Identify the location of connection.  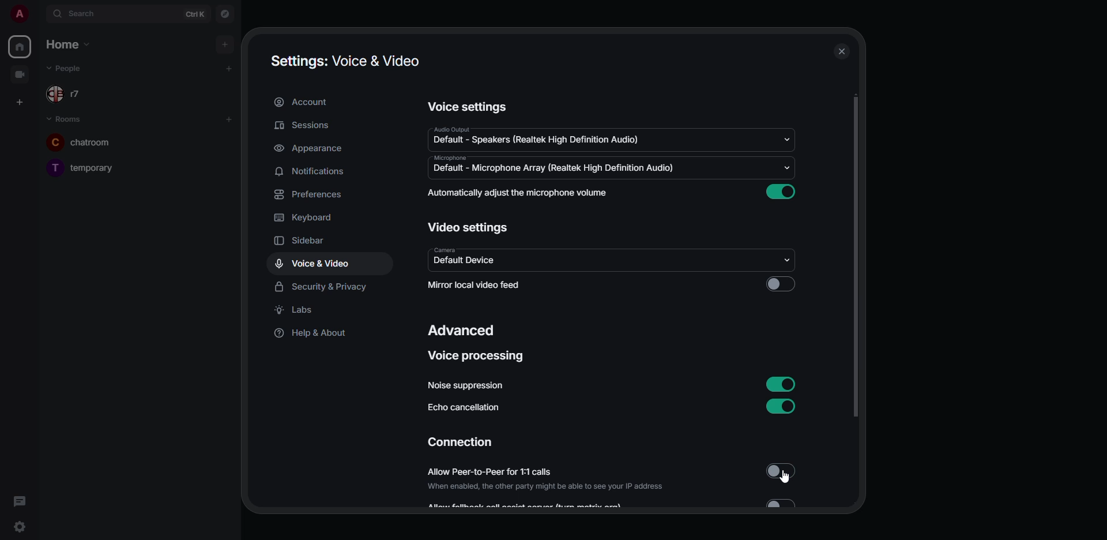
(459, 443).